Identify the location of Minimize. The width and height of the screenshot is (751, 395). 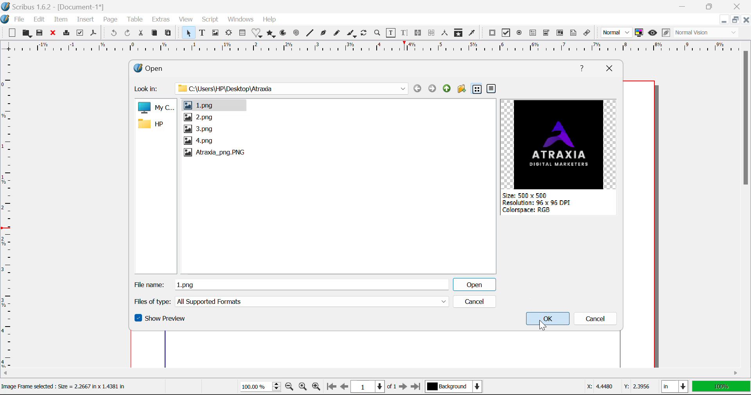
(736, 21).